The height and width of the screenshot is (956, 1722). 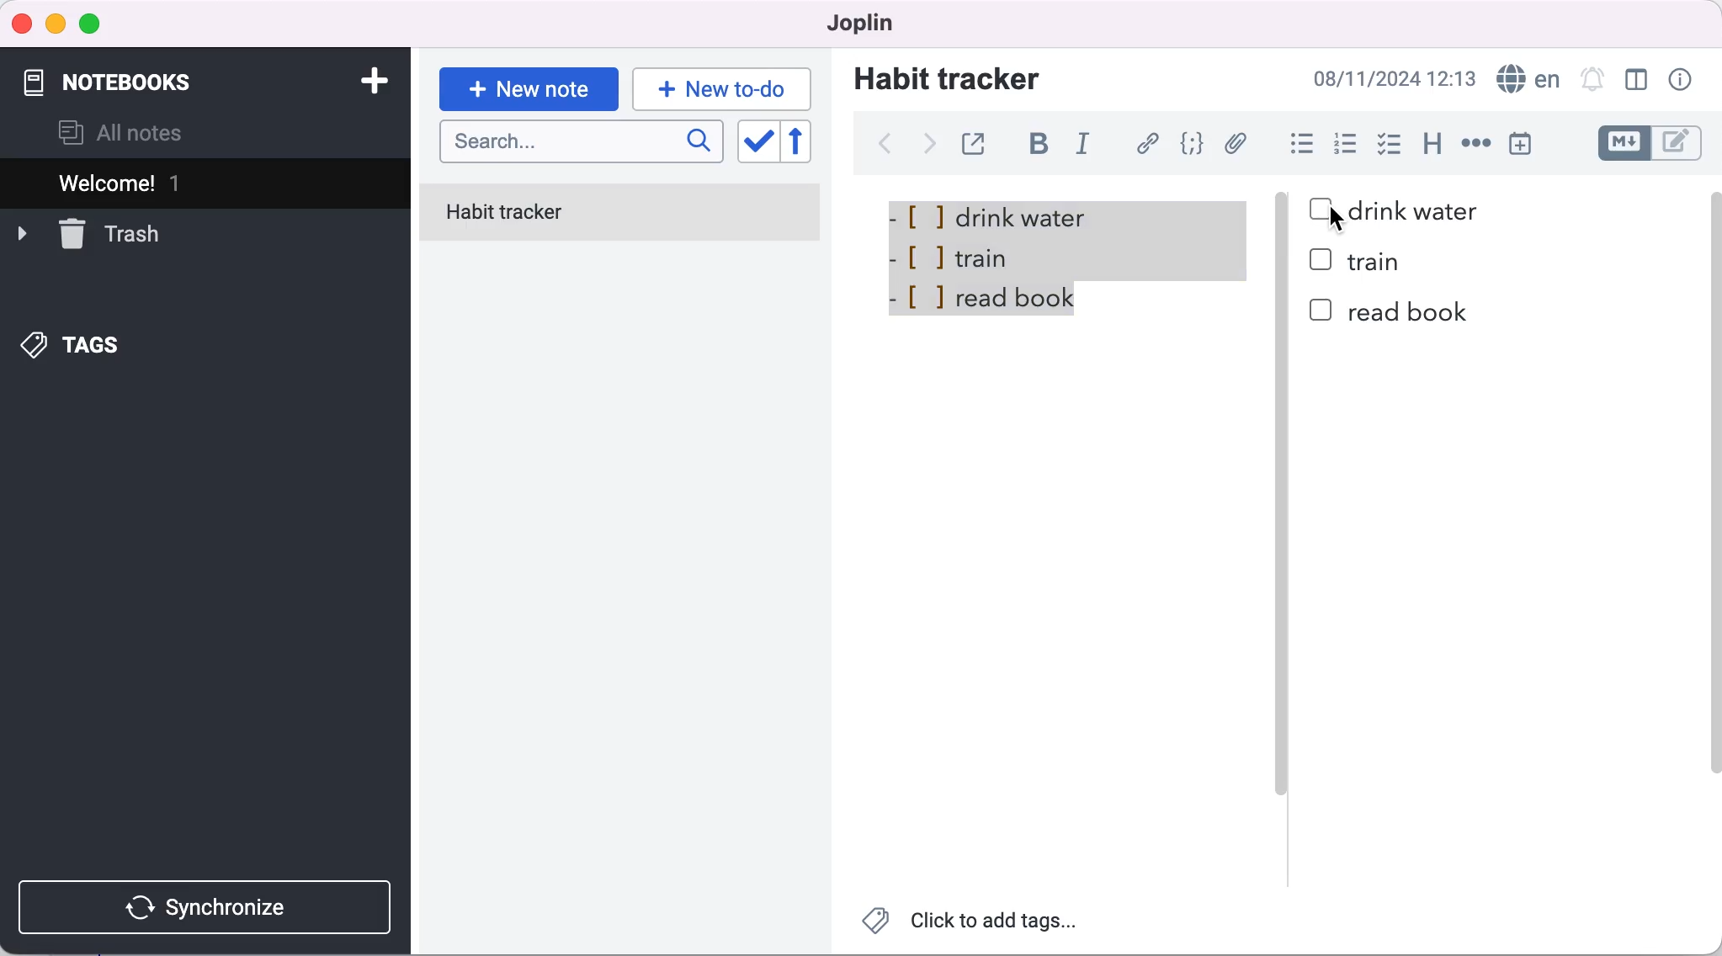 I want to click on joplin, so click(x=853, y=22).